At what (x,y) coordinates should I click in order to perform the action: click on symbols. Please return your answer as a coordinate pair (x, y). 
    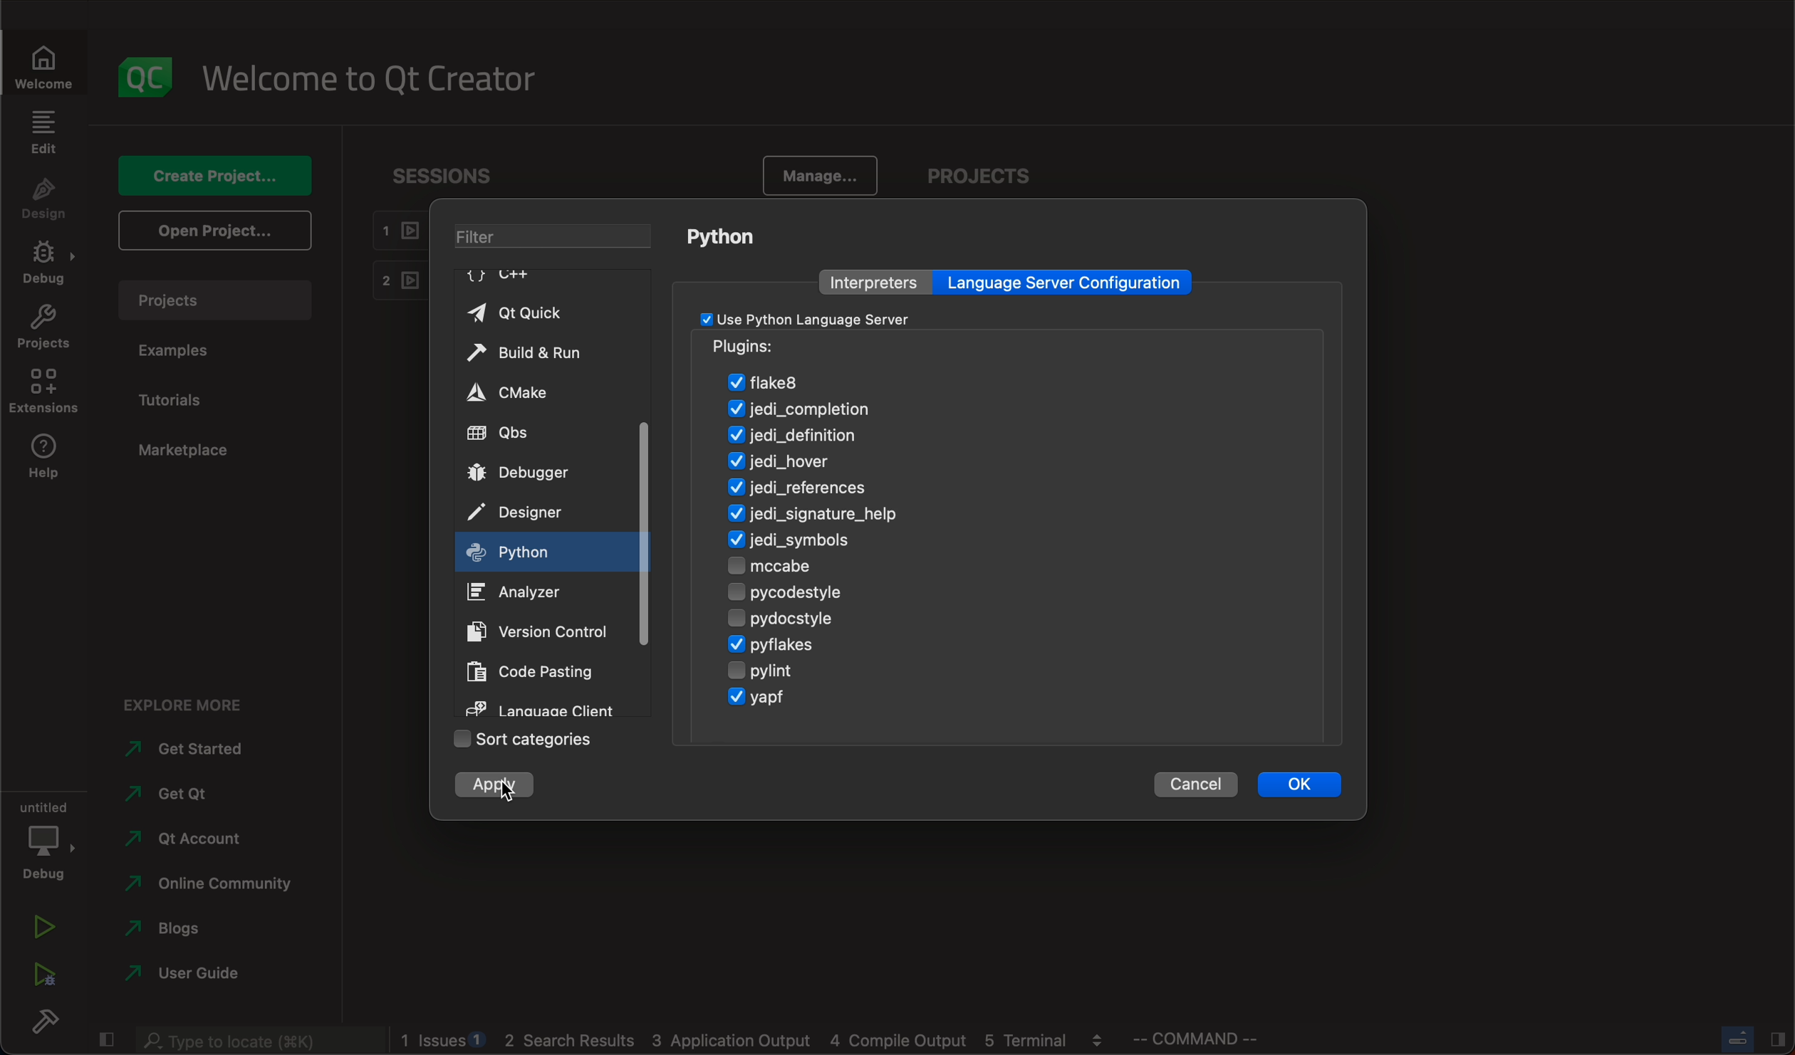
    Looking at the image, I should click on (814, 541).